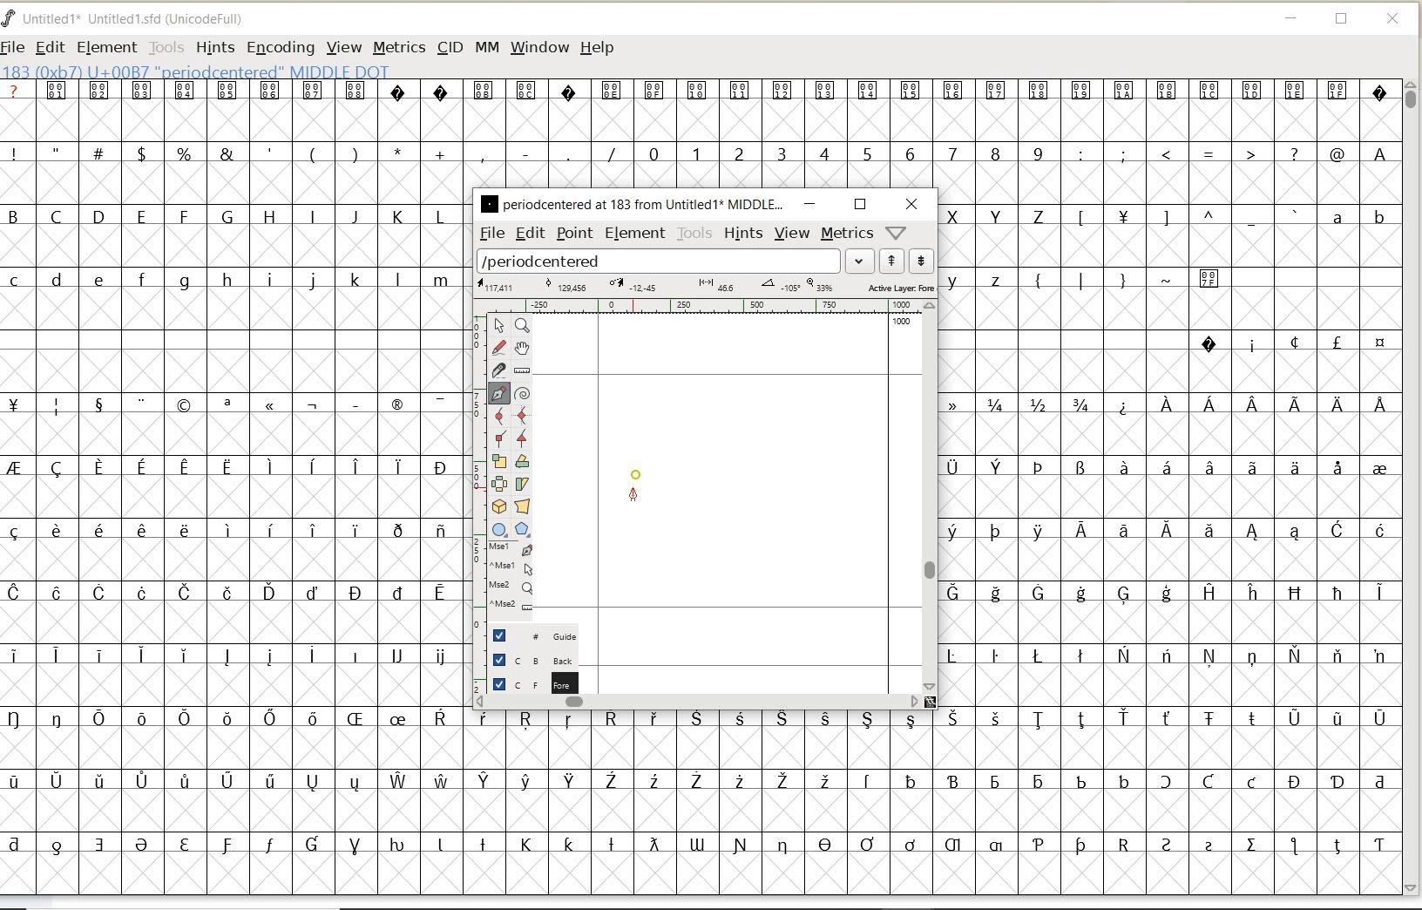  I want to click on EDIT, so click(50, 49).